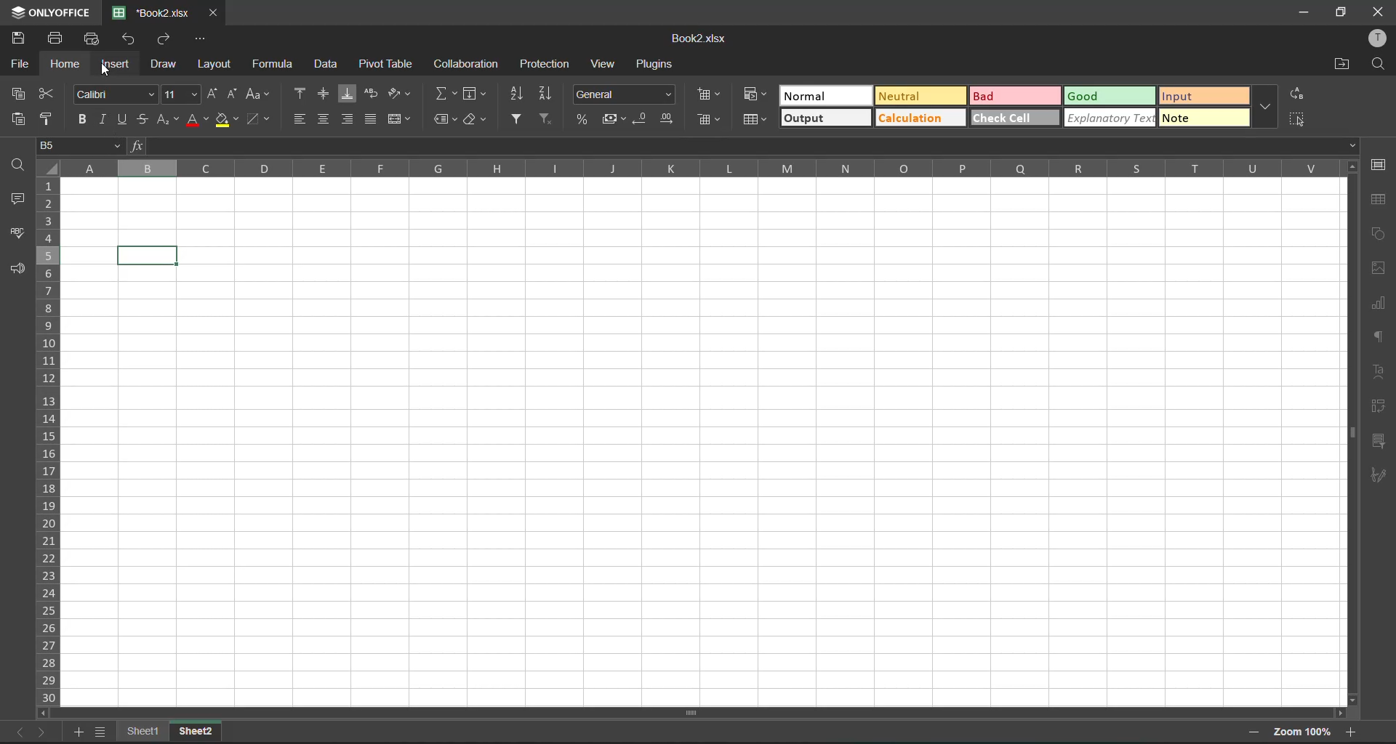 The height and width of the screenshot is (744, 1396). Describe the element at coordinates (388, 63) in the screenshot. I see `pivot table` at that location.